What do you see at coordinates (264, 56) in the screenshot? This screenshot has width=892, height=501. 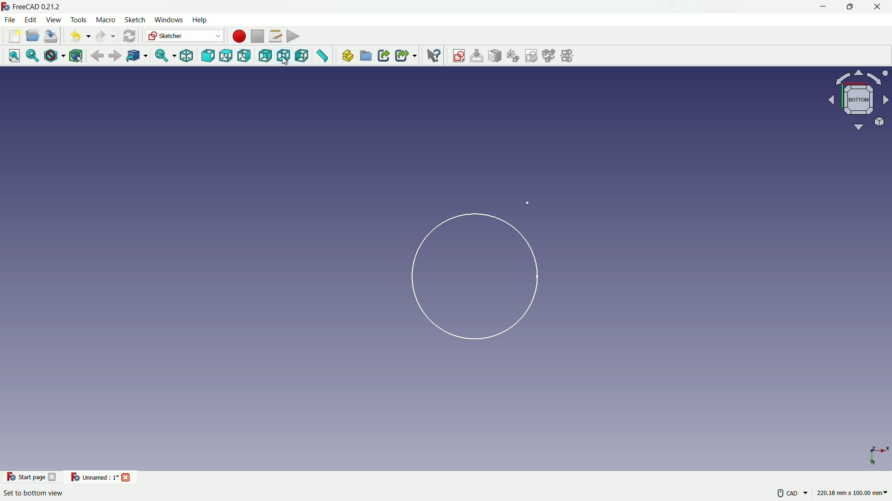 I see `rear view` at bounding box center [264, 56].